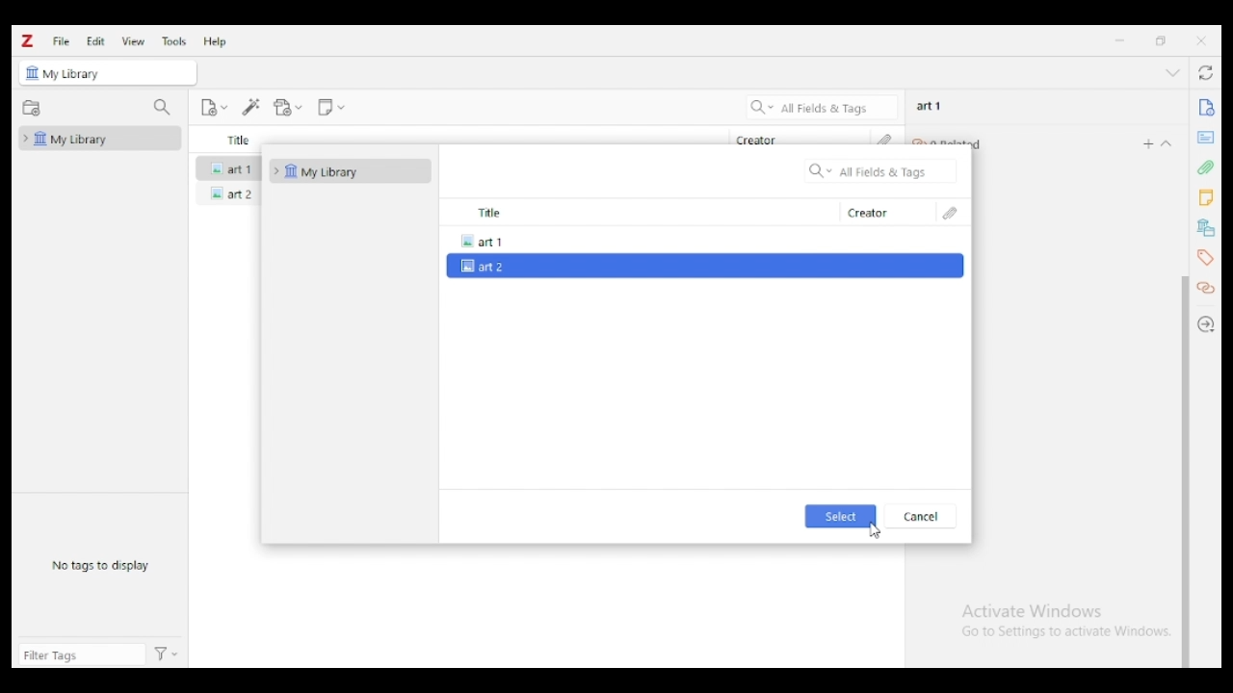 This screenshot has height=693, width=1233. Describe the element at coordinates (100, 138) in the screenshot. I see `my library` at that location.